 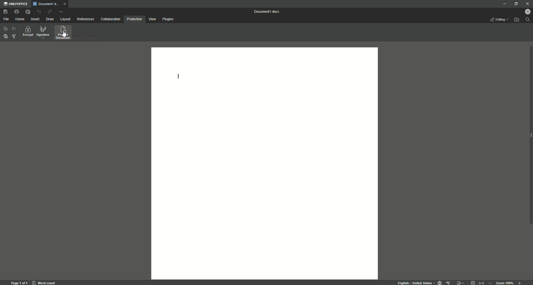 What do you see at coordinates (530, 44) in the screenshot?
I see `scroll up` at bounding box center [530, 44].